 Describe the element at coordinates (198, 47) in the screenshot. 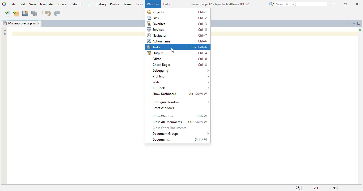

I see `shortcut for tasks` at that location.